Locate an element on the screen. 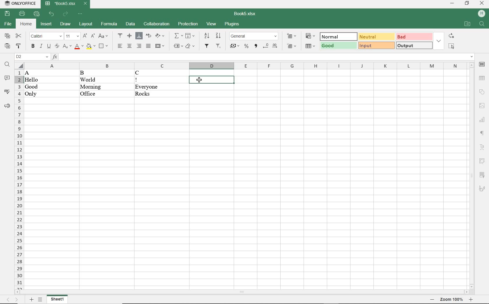  DECREMENT FONT SIZE is located at coordinates (93, 37).